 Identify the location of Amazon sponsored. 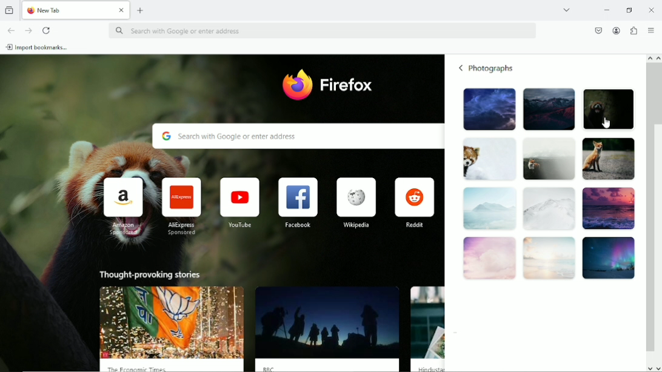
(121, 206).